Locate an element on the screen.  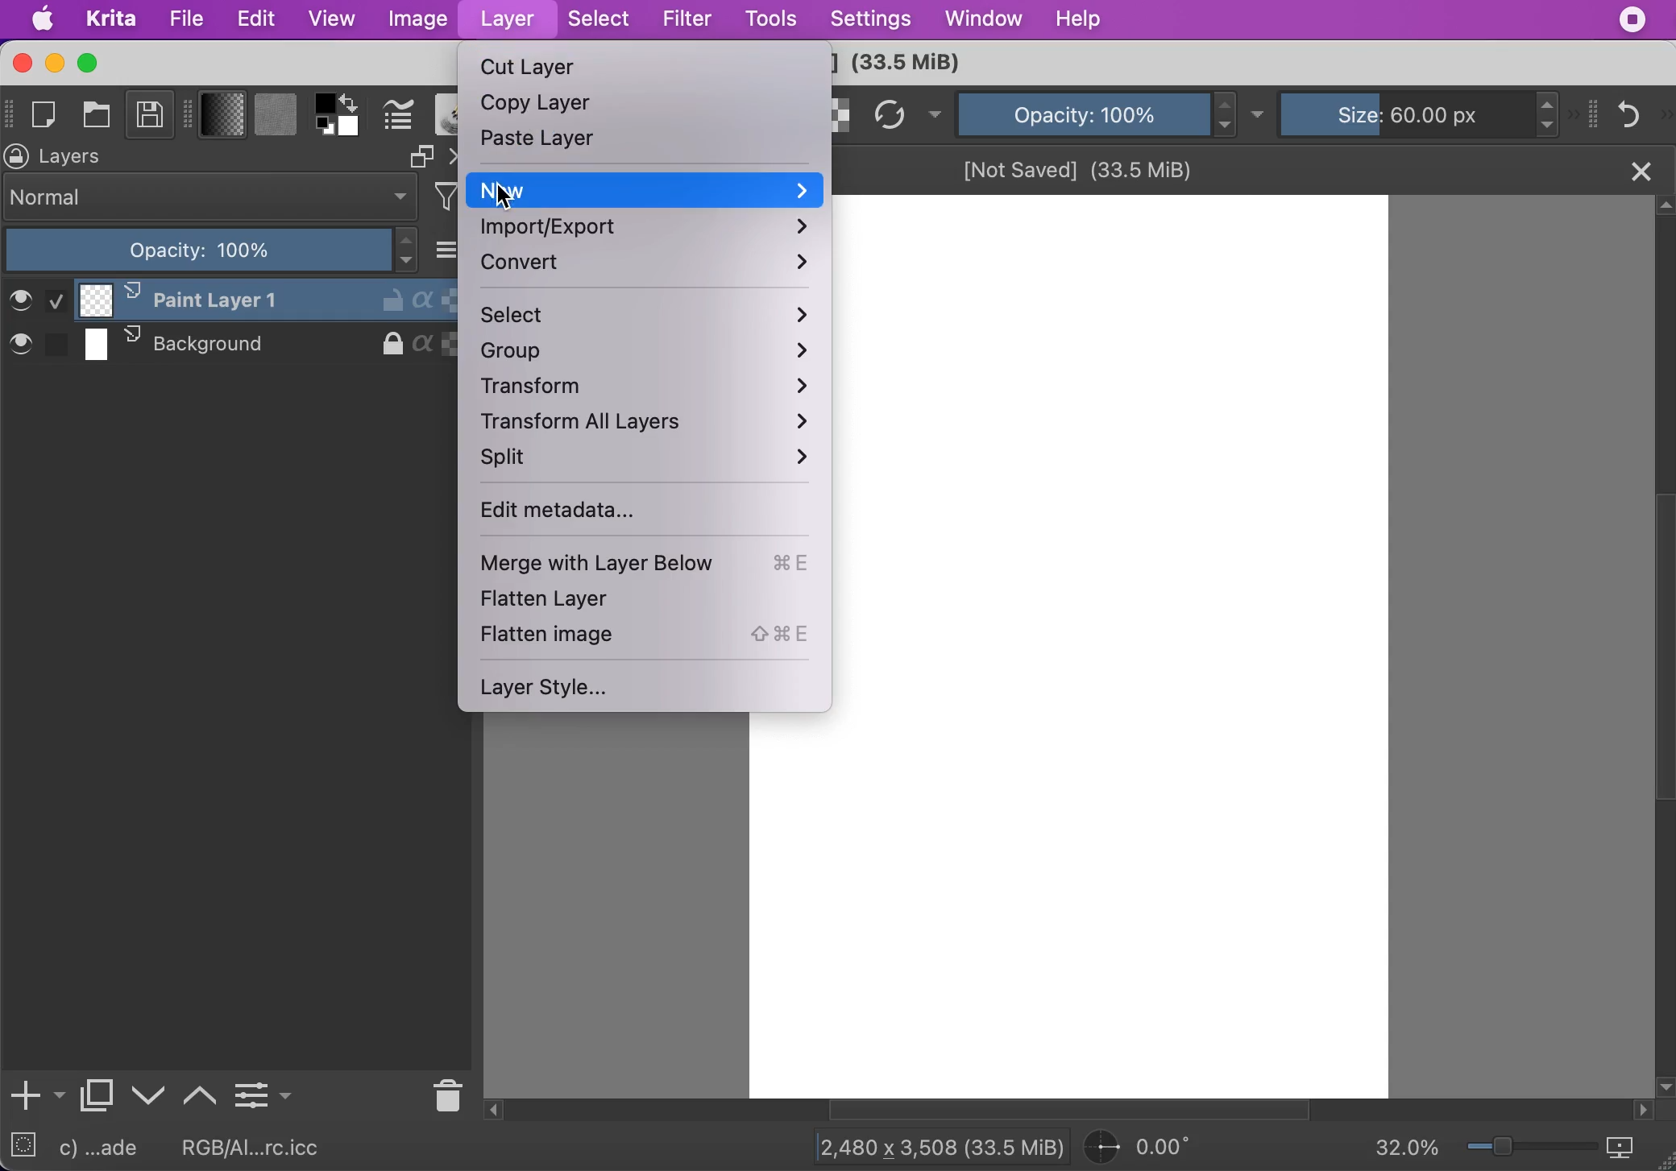
krita is located at coordinates (113, 20).